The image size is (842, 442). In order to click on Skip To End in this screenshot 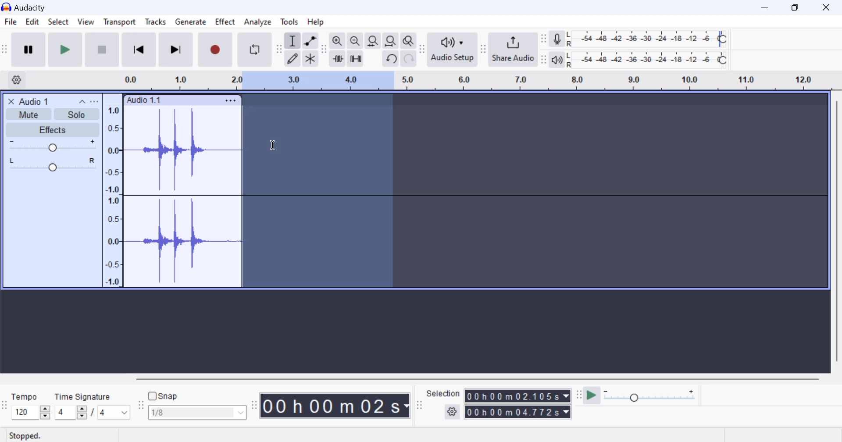, I will do `click(175, 51)`.